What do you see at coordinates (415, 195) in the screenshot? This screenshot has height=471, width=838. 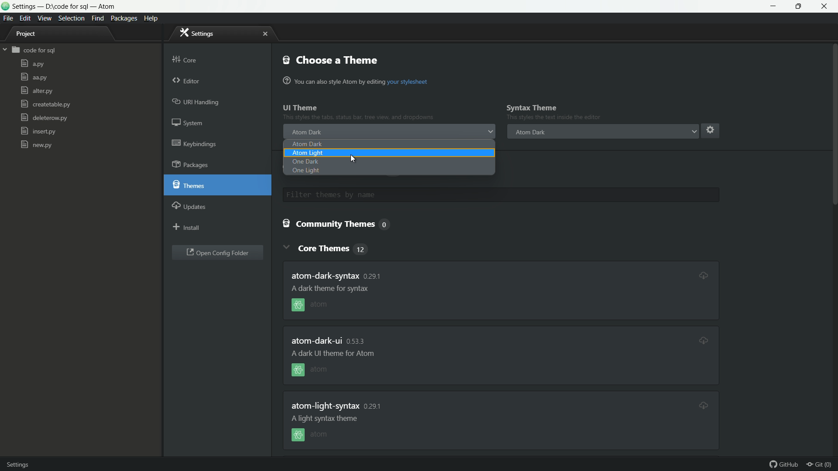 I see `filter themes by name` at bounding box center [415, 195].